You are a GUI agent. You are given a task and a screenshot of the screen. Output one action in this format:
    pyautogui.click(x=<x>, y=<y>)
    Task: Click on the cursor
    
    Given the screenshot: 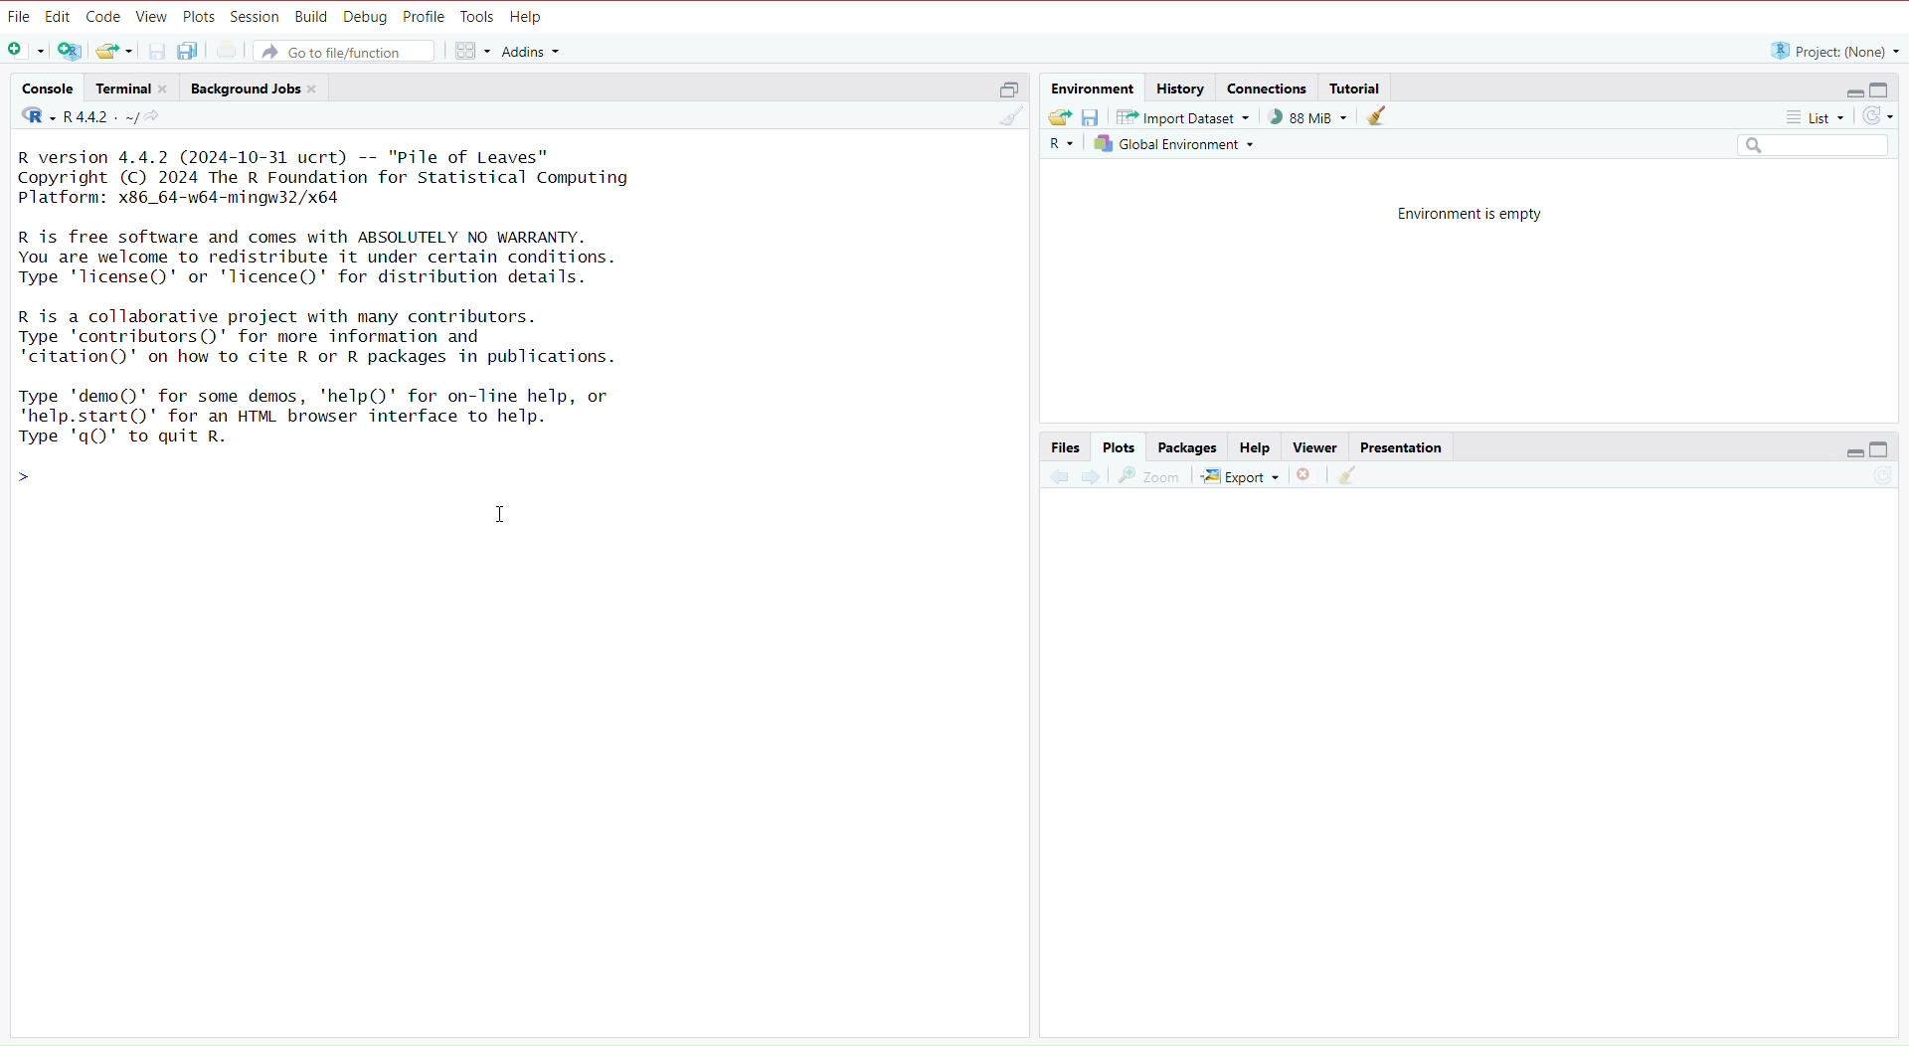 What is the action you would take?
    pyautogui.click(x=503, y=516)
    